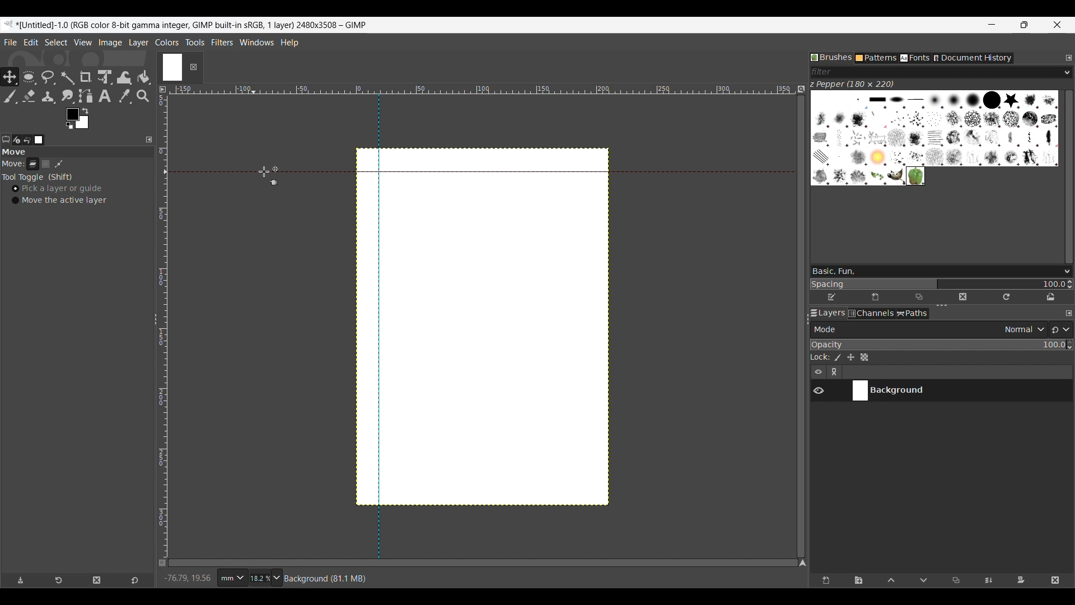 The height and width of the screenshot is (605, 1075). I want to click on Text tool, so click(105, 96).